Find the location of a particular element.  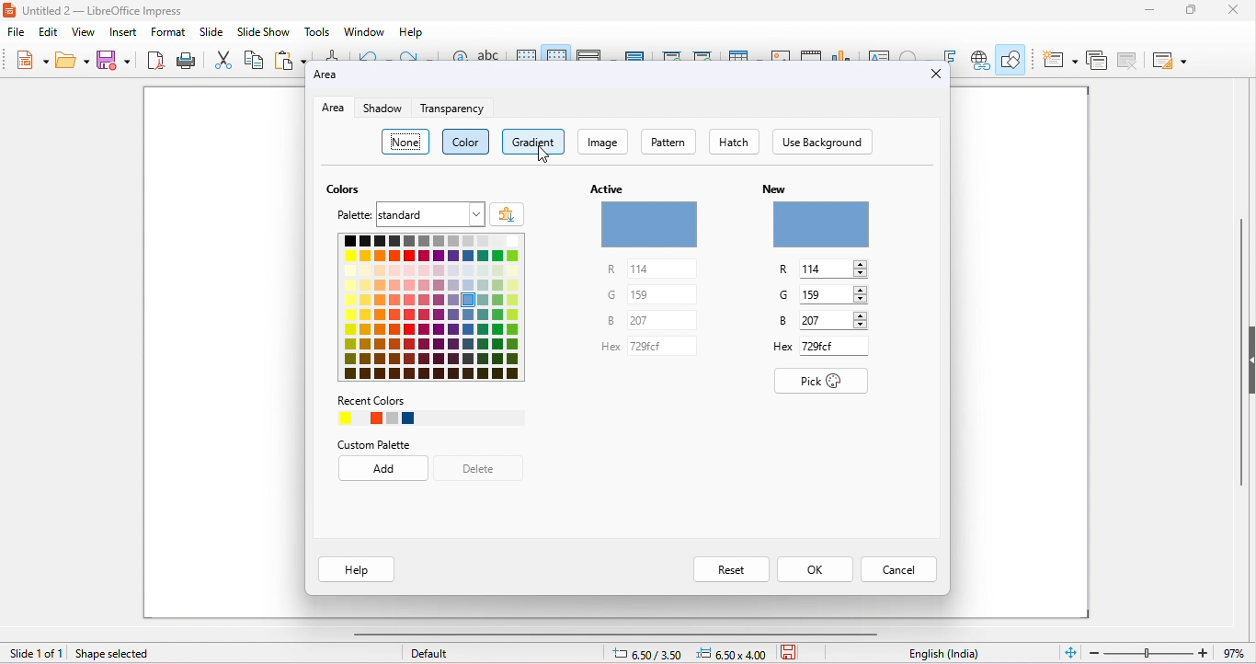

format is located at coordinates (168, 32).